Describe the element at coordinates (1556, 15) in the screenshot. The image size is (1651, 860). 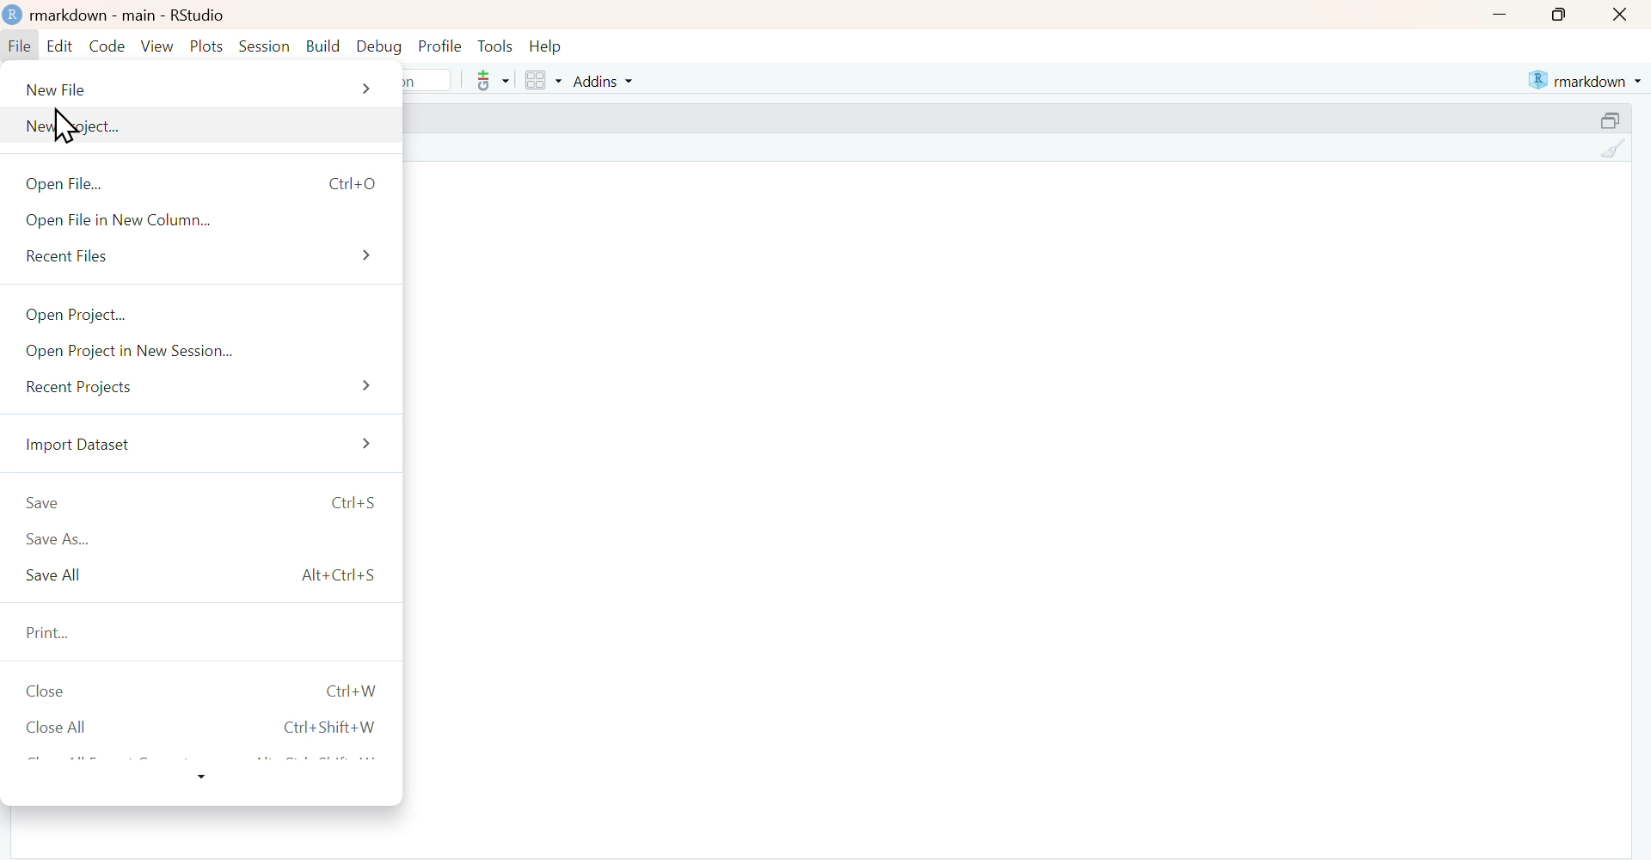
I see `maximize` at that location.